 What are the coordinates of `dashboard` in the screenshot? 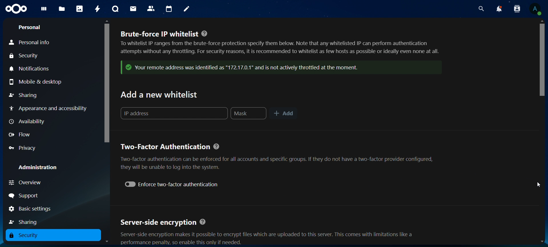 It's located at (43, 10).